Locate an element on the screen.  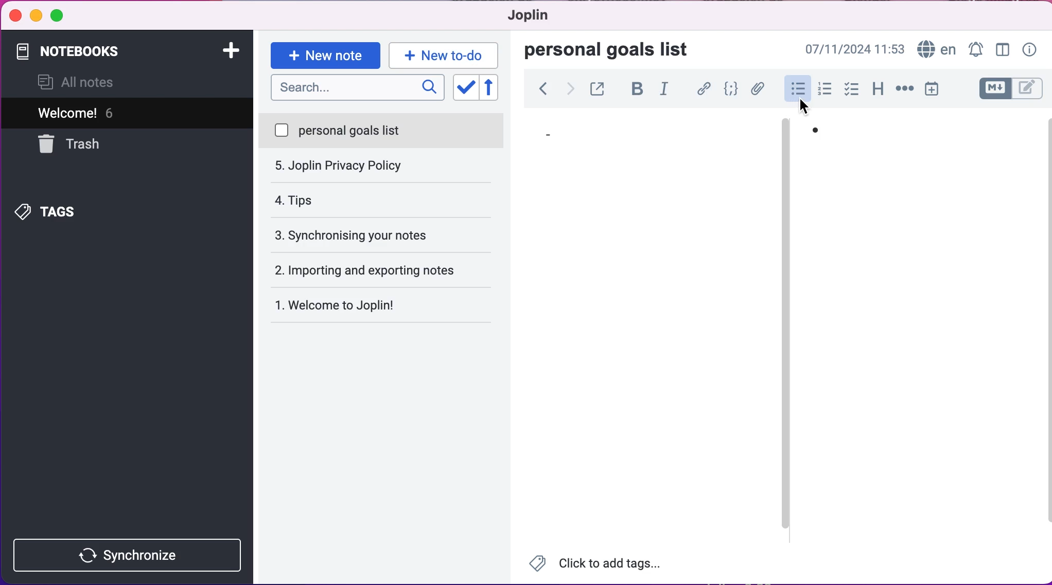
toggle sort order field is located at coordinates (464, 88).